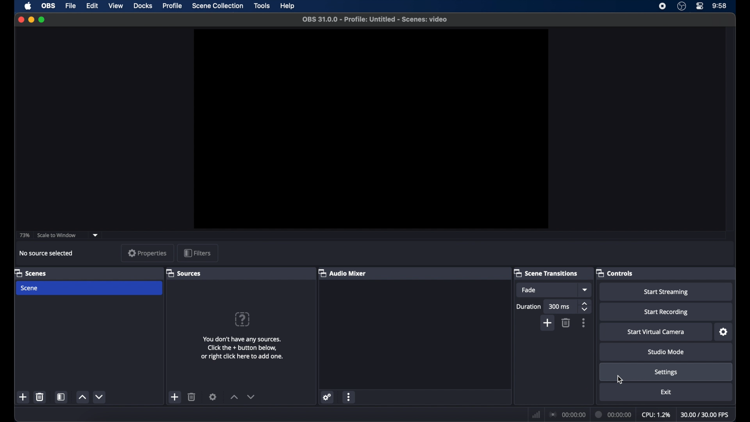 The width and height of the screenshot is (750, 422). What do you see at coordinates (584, 323) in the screenshot?
I see `more options` at bounding box center [584, 323].